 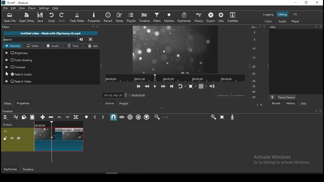 What do you see at coordinates (41, 39) in the screenshot?
I see `search` at bounding box center [41, 39].